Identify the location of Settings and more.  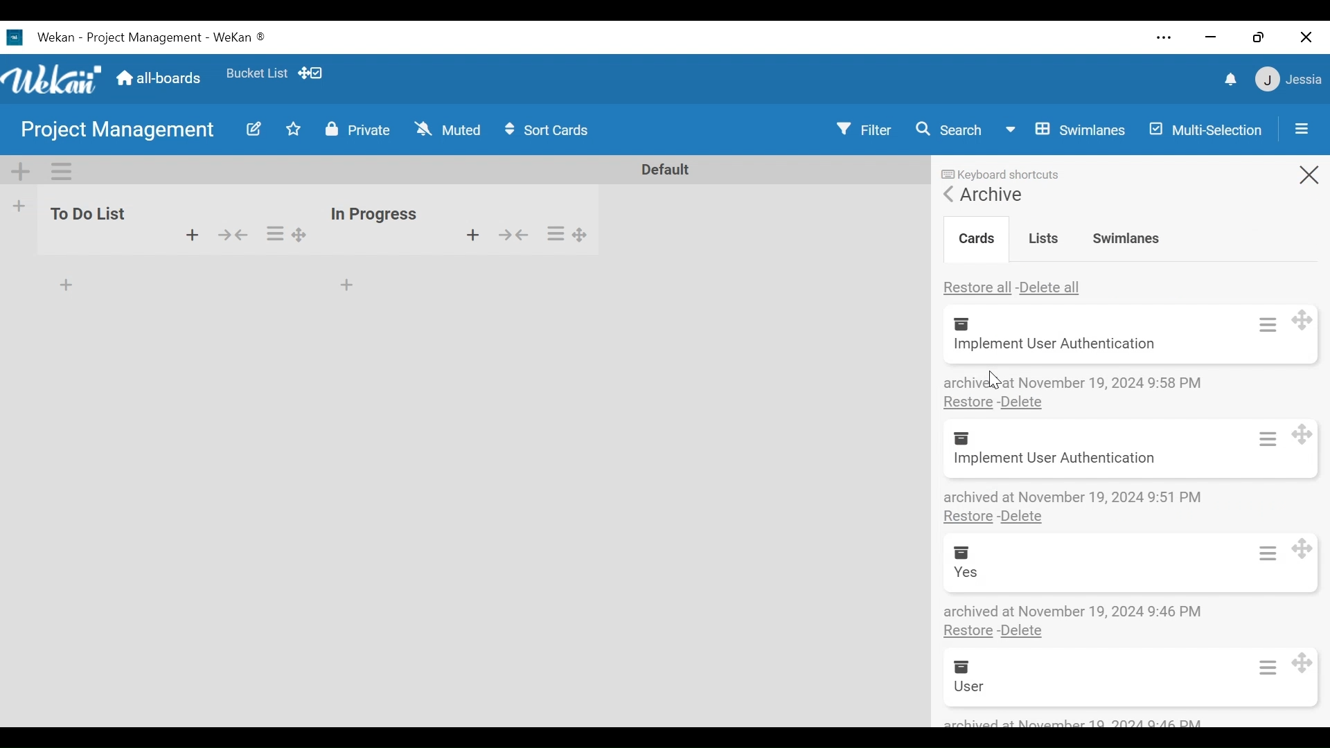
(1166, 37).